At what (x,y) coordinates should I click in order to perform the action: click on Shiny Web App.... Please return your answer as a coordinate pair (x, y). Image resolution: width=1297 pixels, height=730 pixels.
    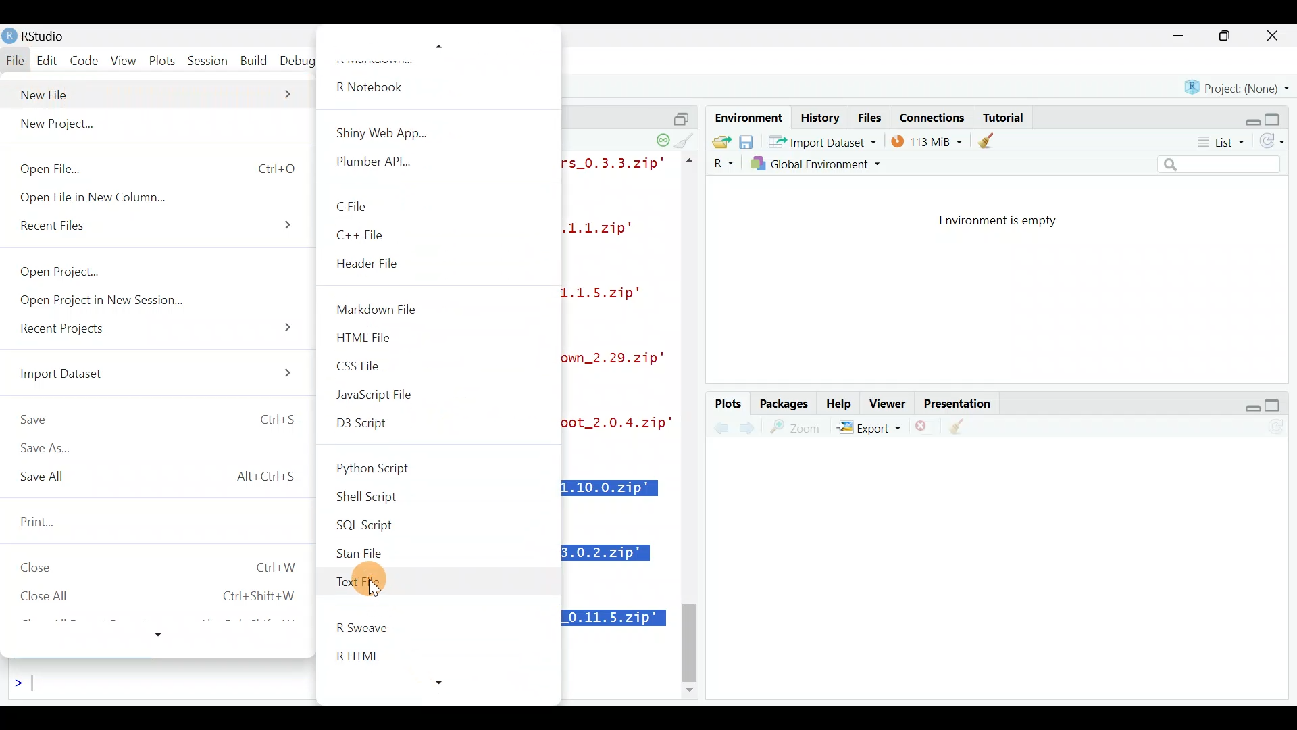
    Looking at the image, I should click on (388, 133).